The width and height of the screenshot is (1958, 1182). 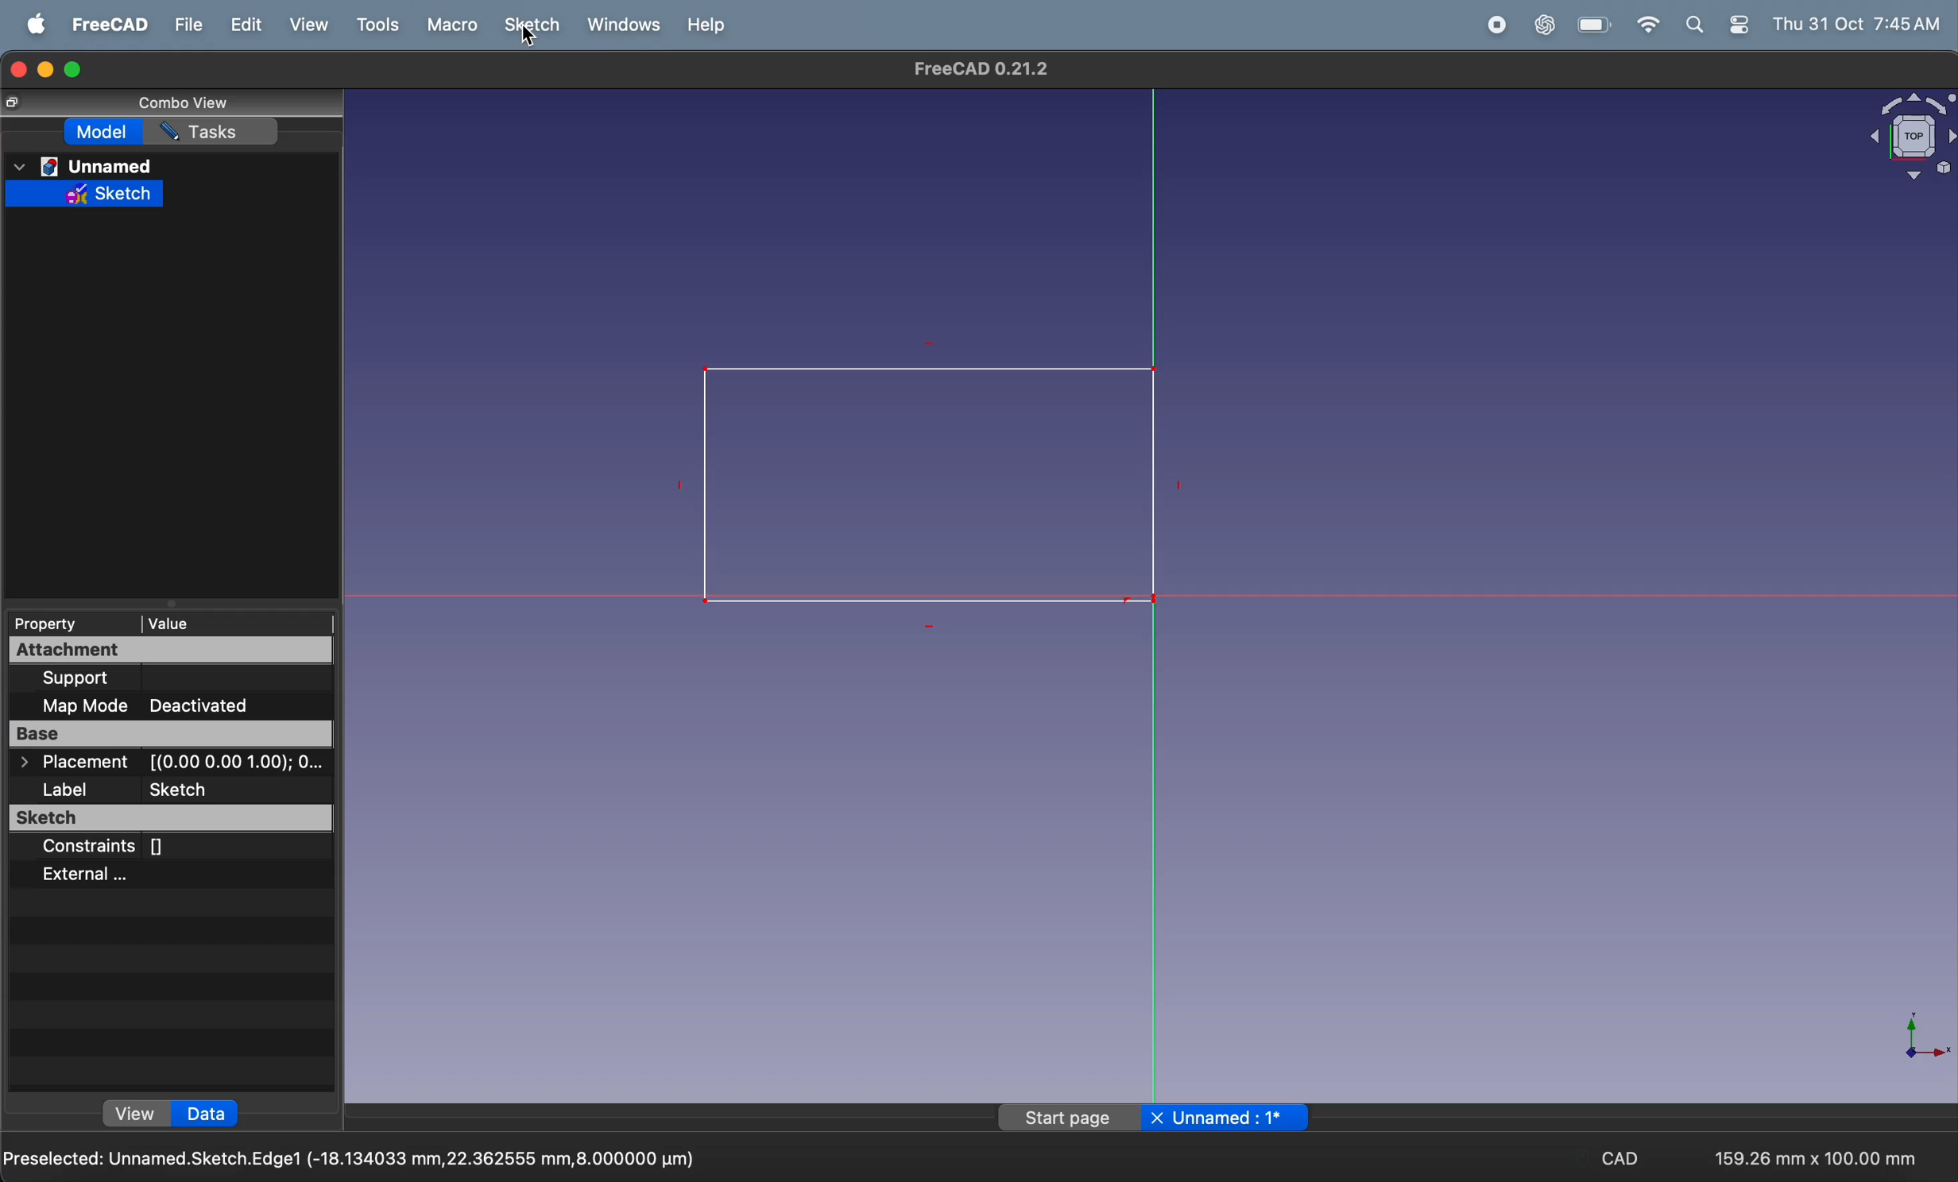 What do you see at coordinates (29, 25) in the screenshot?
I see `apple menu` at bounding box center [29, 25].